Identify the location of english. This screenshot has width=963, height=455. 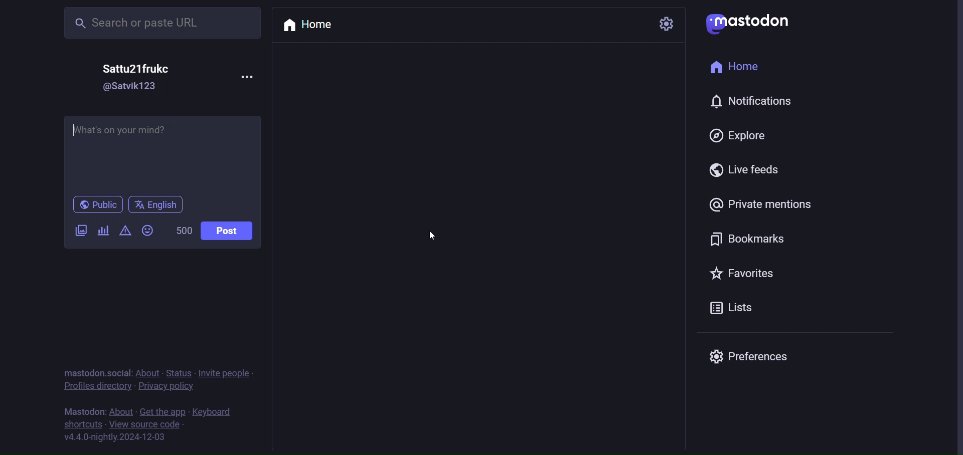
(158, 204).